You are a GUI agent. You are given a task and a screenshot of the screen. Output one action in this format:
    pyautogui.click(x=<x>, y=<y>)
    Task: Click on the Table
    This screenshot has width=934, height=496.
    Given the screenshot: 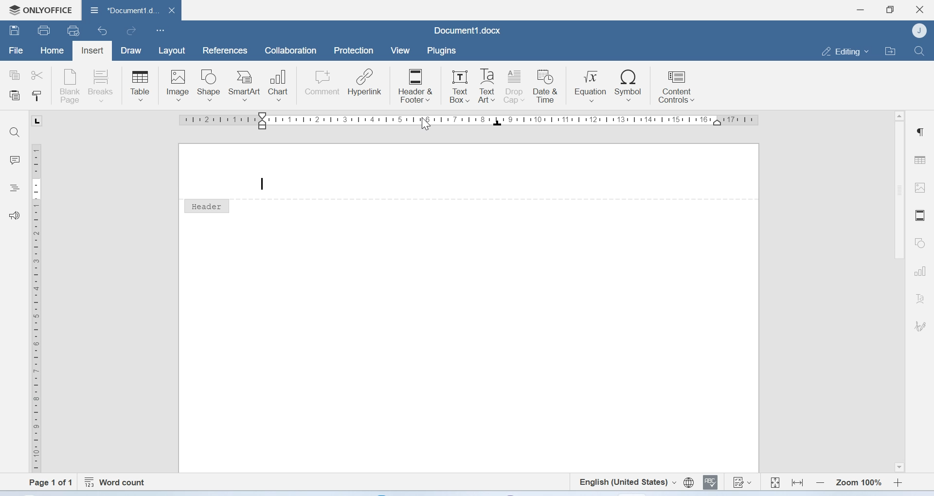 What is the action you would take?
    pyautogui.click(x=921, y=157)
    